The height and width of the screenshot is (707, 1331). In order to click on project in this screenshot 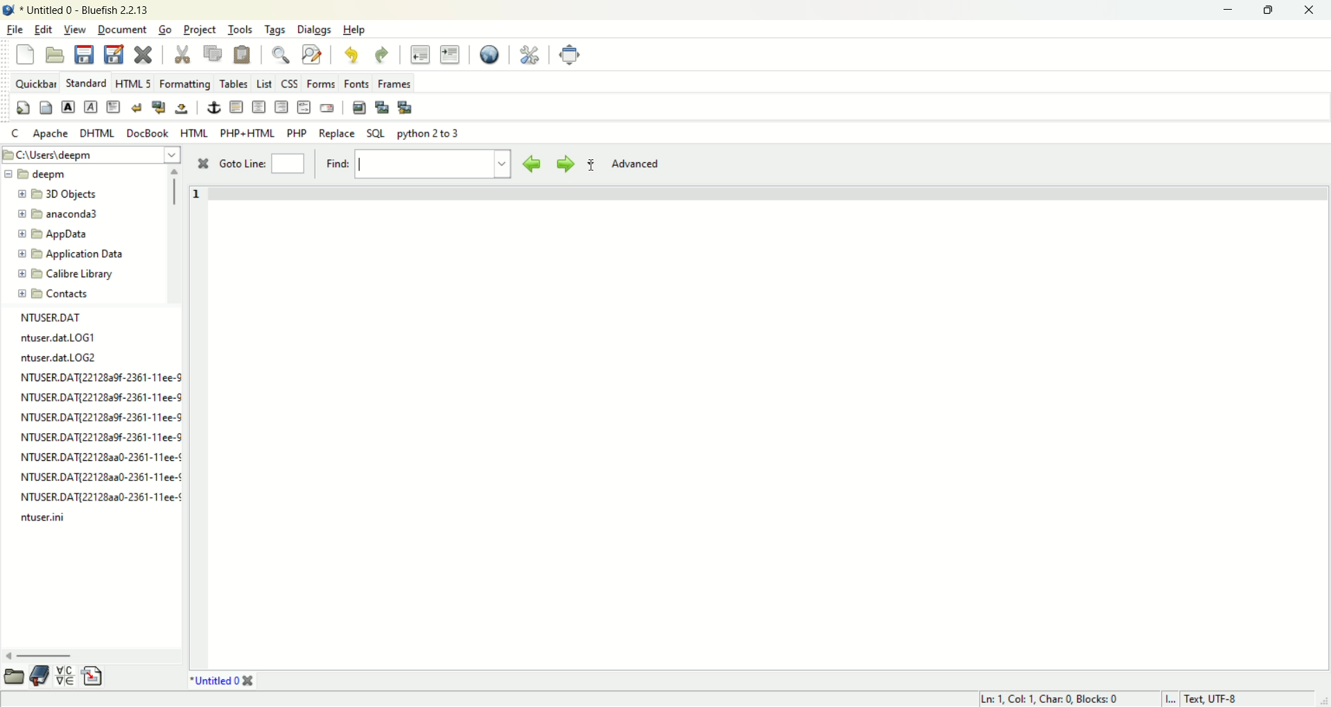, I will do `click(202, 30)`.